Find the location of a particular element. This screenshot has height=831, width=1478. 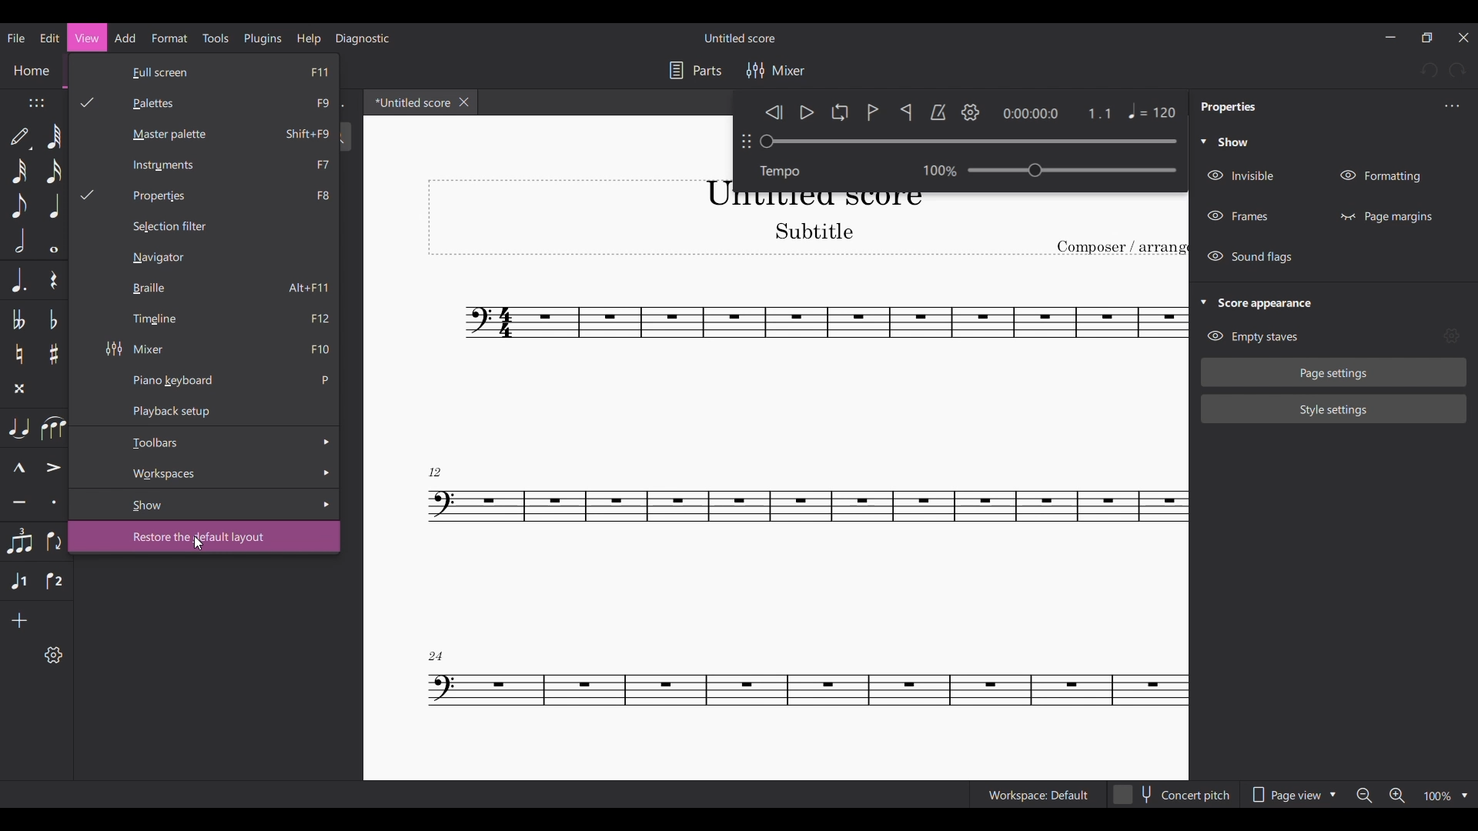

Tupplet is located at coordinates (19, 542).